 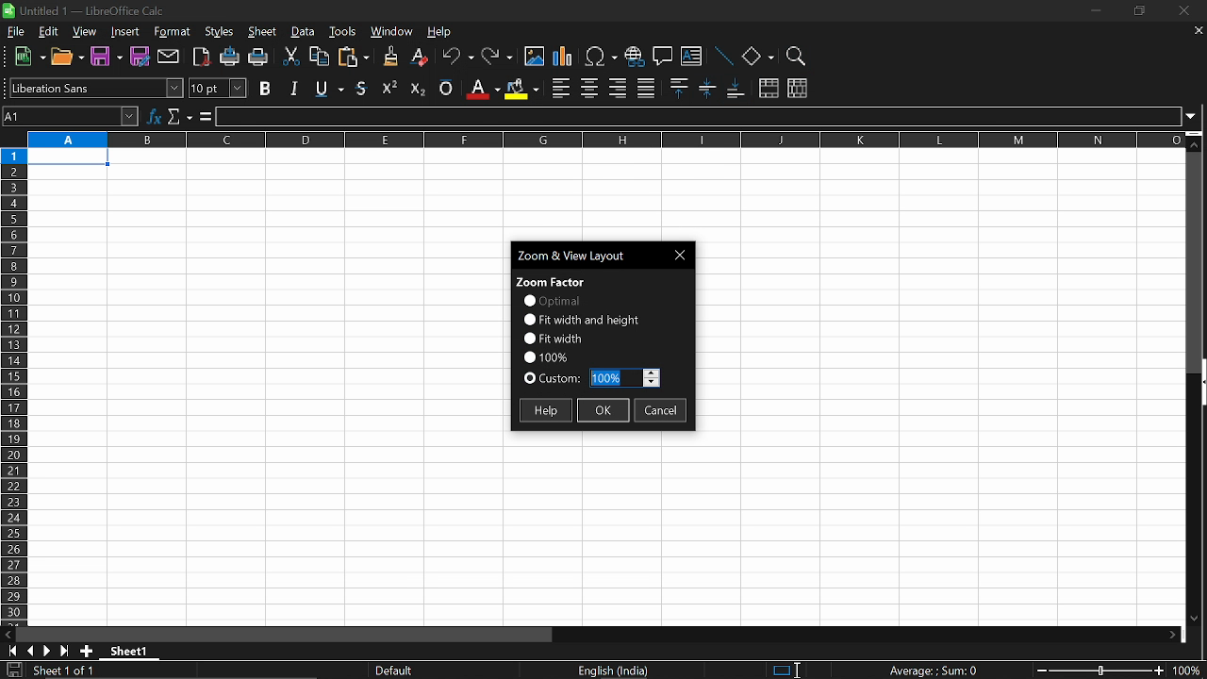 What do you see at coordinates (618, 88) in the screenshot?
I see `align right` at bounding box center [618, 88].